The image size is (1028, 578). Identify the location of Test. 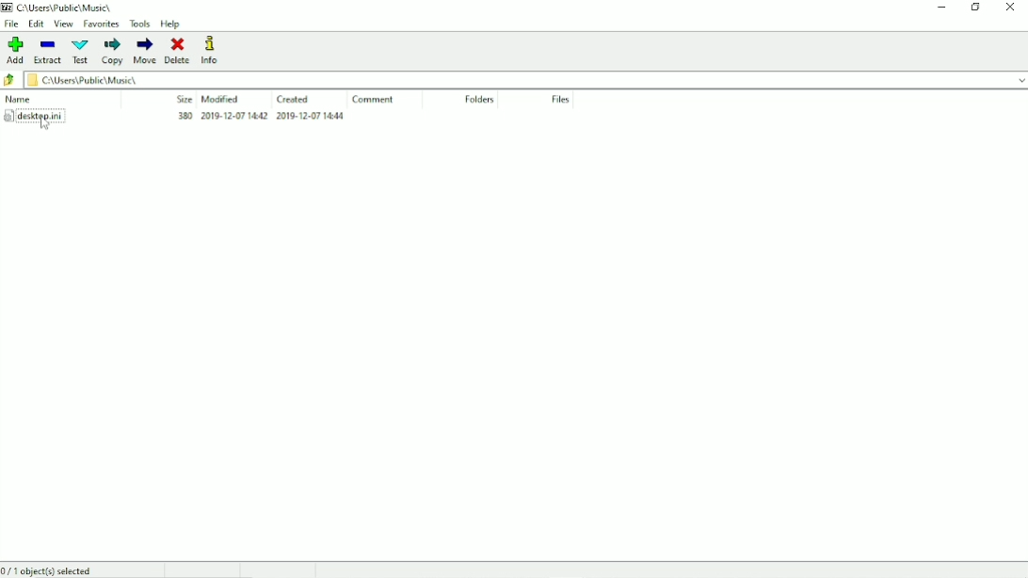
(81, 52).